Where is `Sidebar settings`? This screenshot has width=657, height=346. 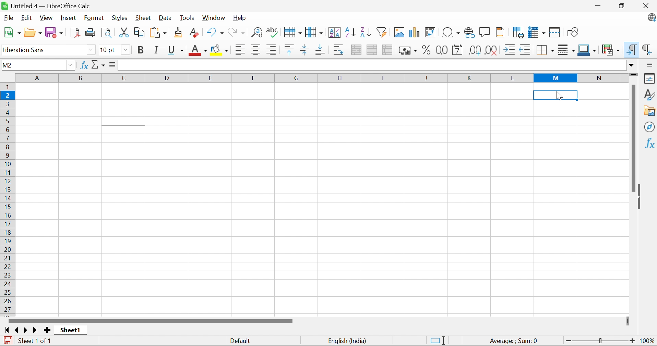
Sidebar settings is located at coordinates (650, 64).